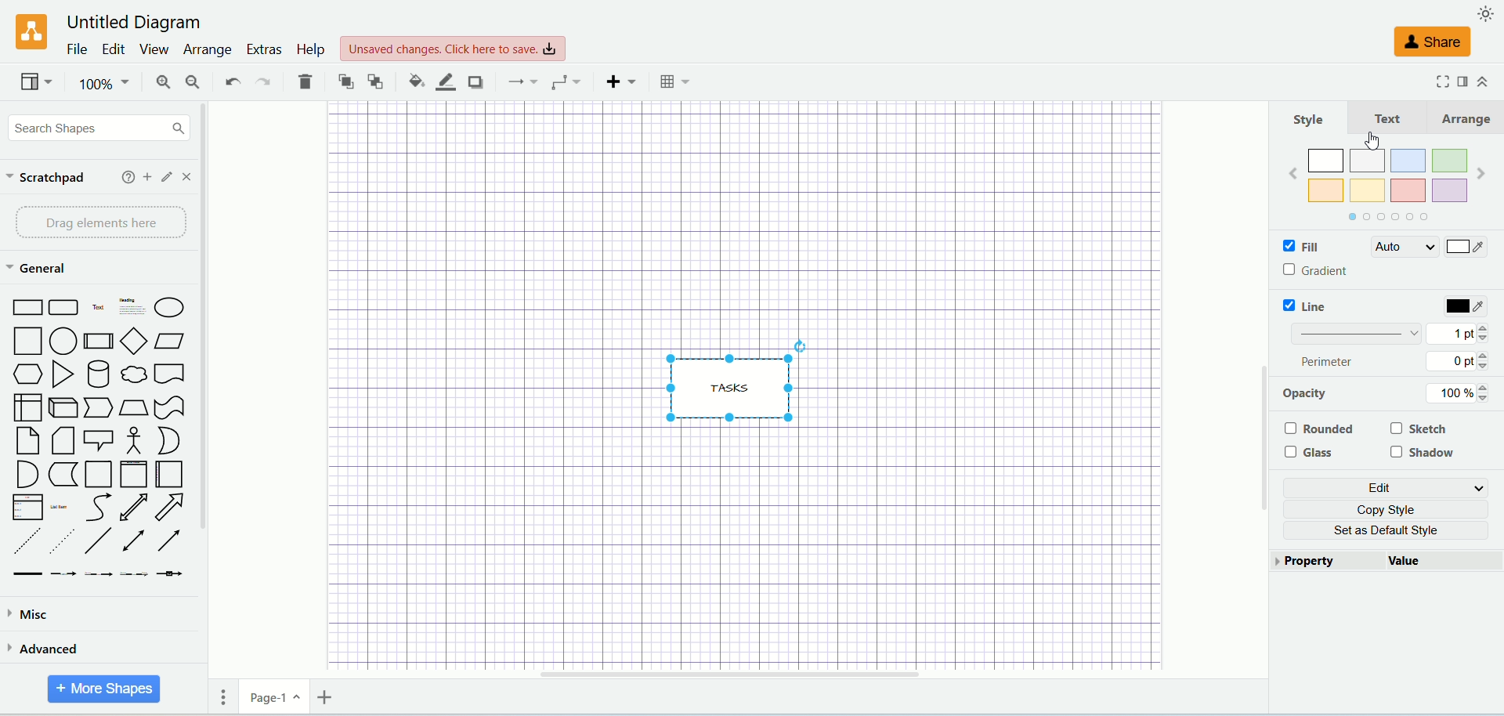  What do you see at coordinates (104, 689) in the screenshot?
I see `more shapes` at bounding box center [104, 689].